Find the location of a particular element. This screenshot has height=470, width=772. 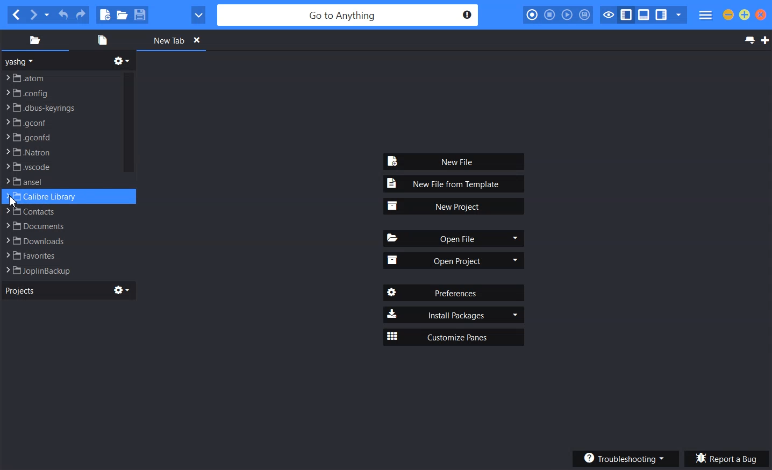

Save file is located at coordinates (139, 15).